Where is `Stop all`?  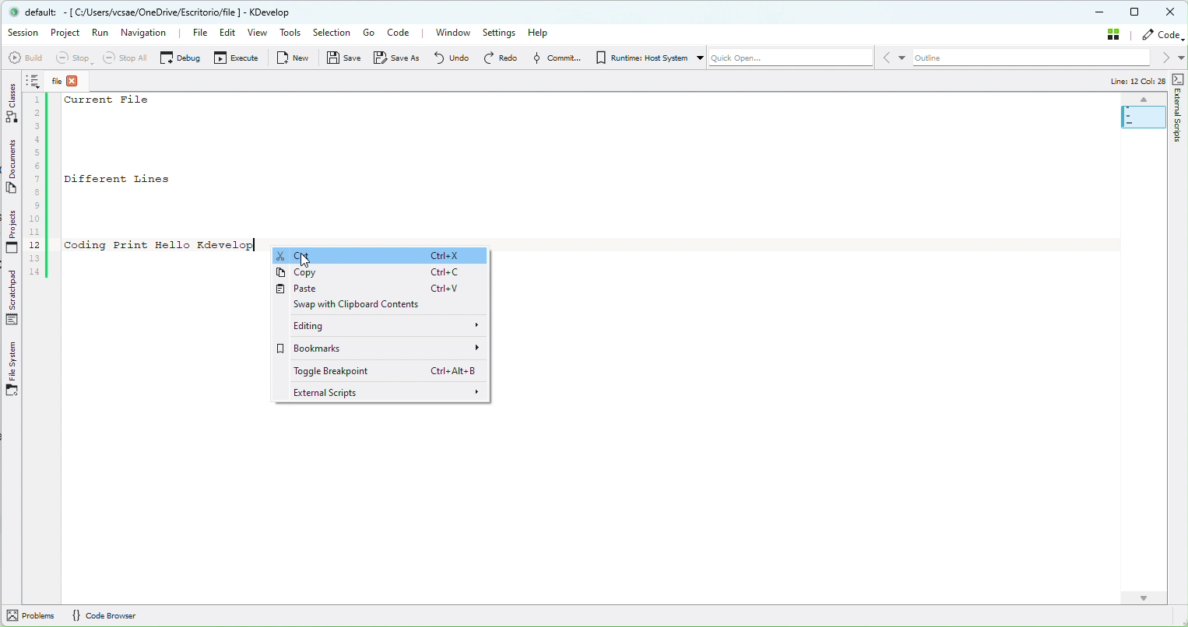 Stop all is located at coordinates (125, 58).